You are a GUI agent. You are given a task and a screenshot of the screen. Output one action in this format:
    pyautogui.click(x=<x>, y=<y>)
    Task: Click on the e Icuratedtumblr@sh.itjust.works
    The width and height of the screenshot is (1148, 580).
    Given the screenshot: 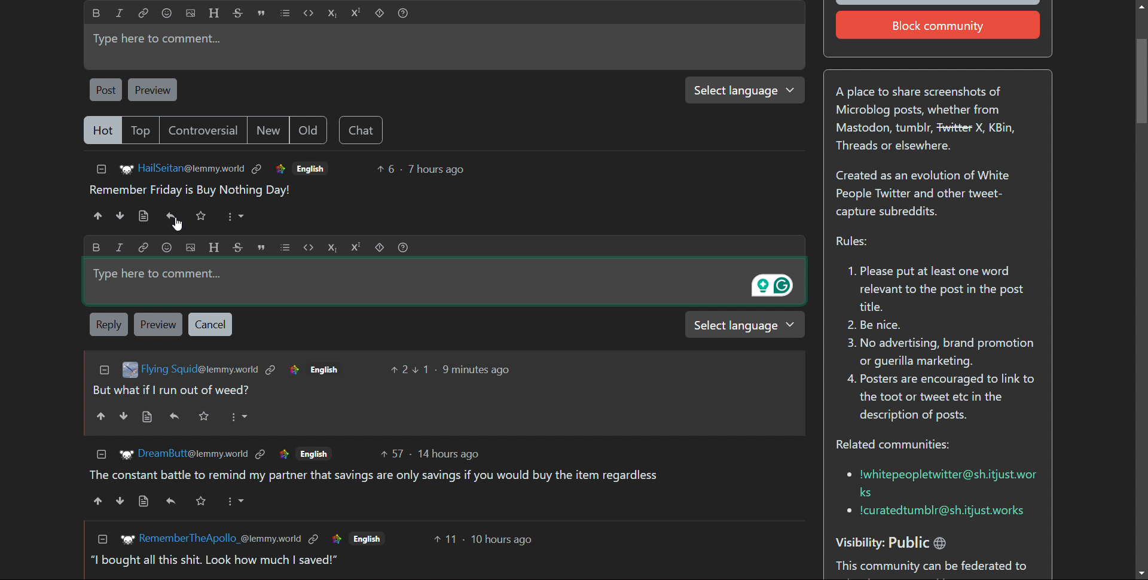 What is the action you would take?
    pyautogui.click(x=939, y=512)
    